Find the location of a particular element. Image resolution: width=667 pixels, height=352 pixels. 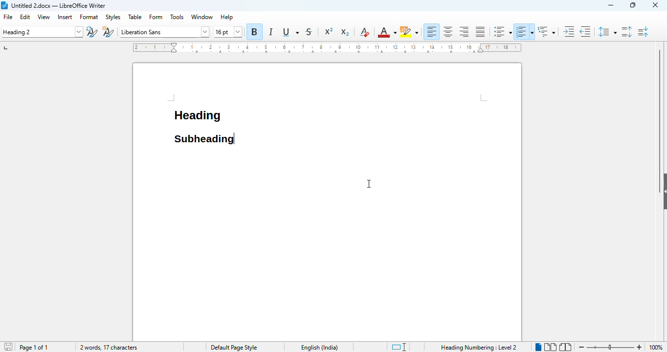

styles is located at coordinates (113, 17).